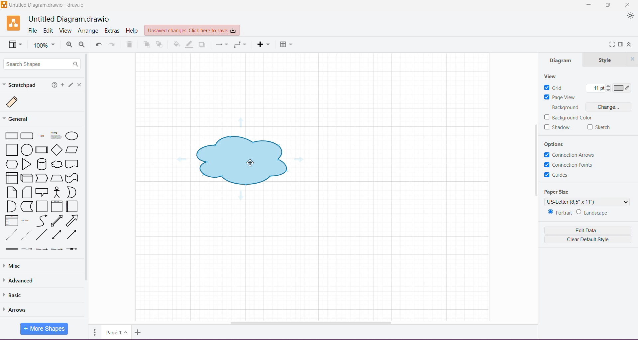  I want to click on To Front, so click(146, 45).